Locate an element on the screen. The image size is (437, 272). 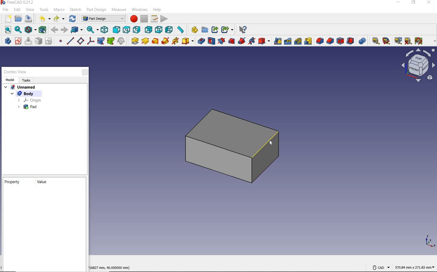
measure linear is located at coordinates (374, 40).